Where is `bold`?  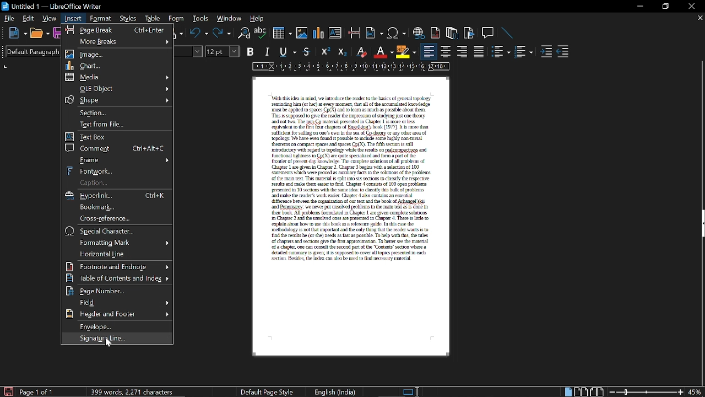
bold is located at coordinates (251, 51).